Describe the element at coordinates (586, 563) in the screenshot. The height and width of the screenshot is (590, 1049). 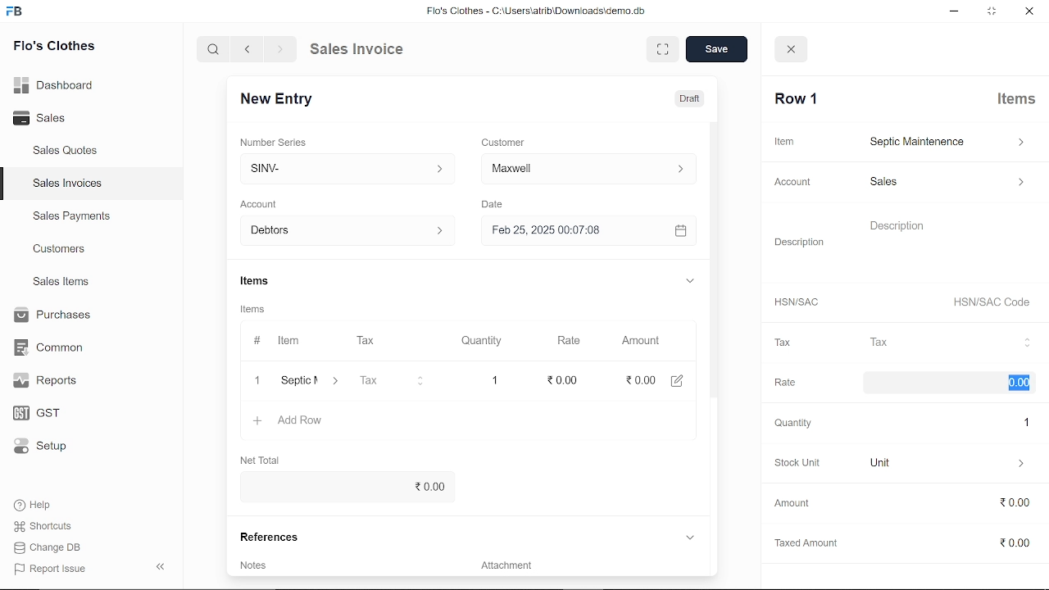
I see `Add attachment` at that location.